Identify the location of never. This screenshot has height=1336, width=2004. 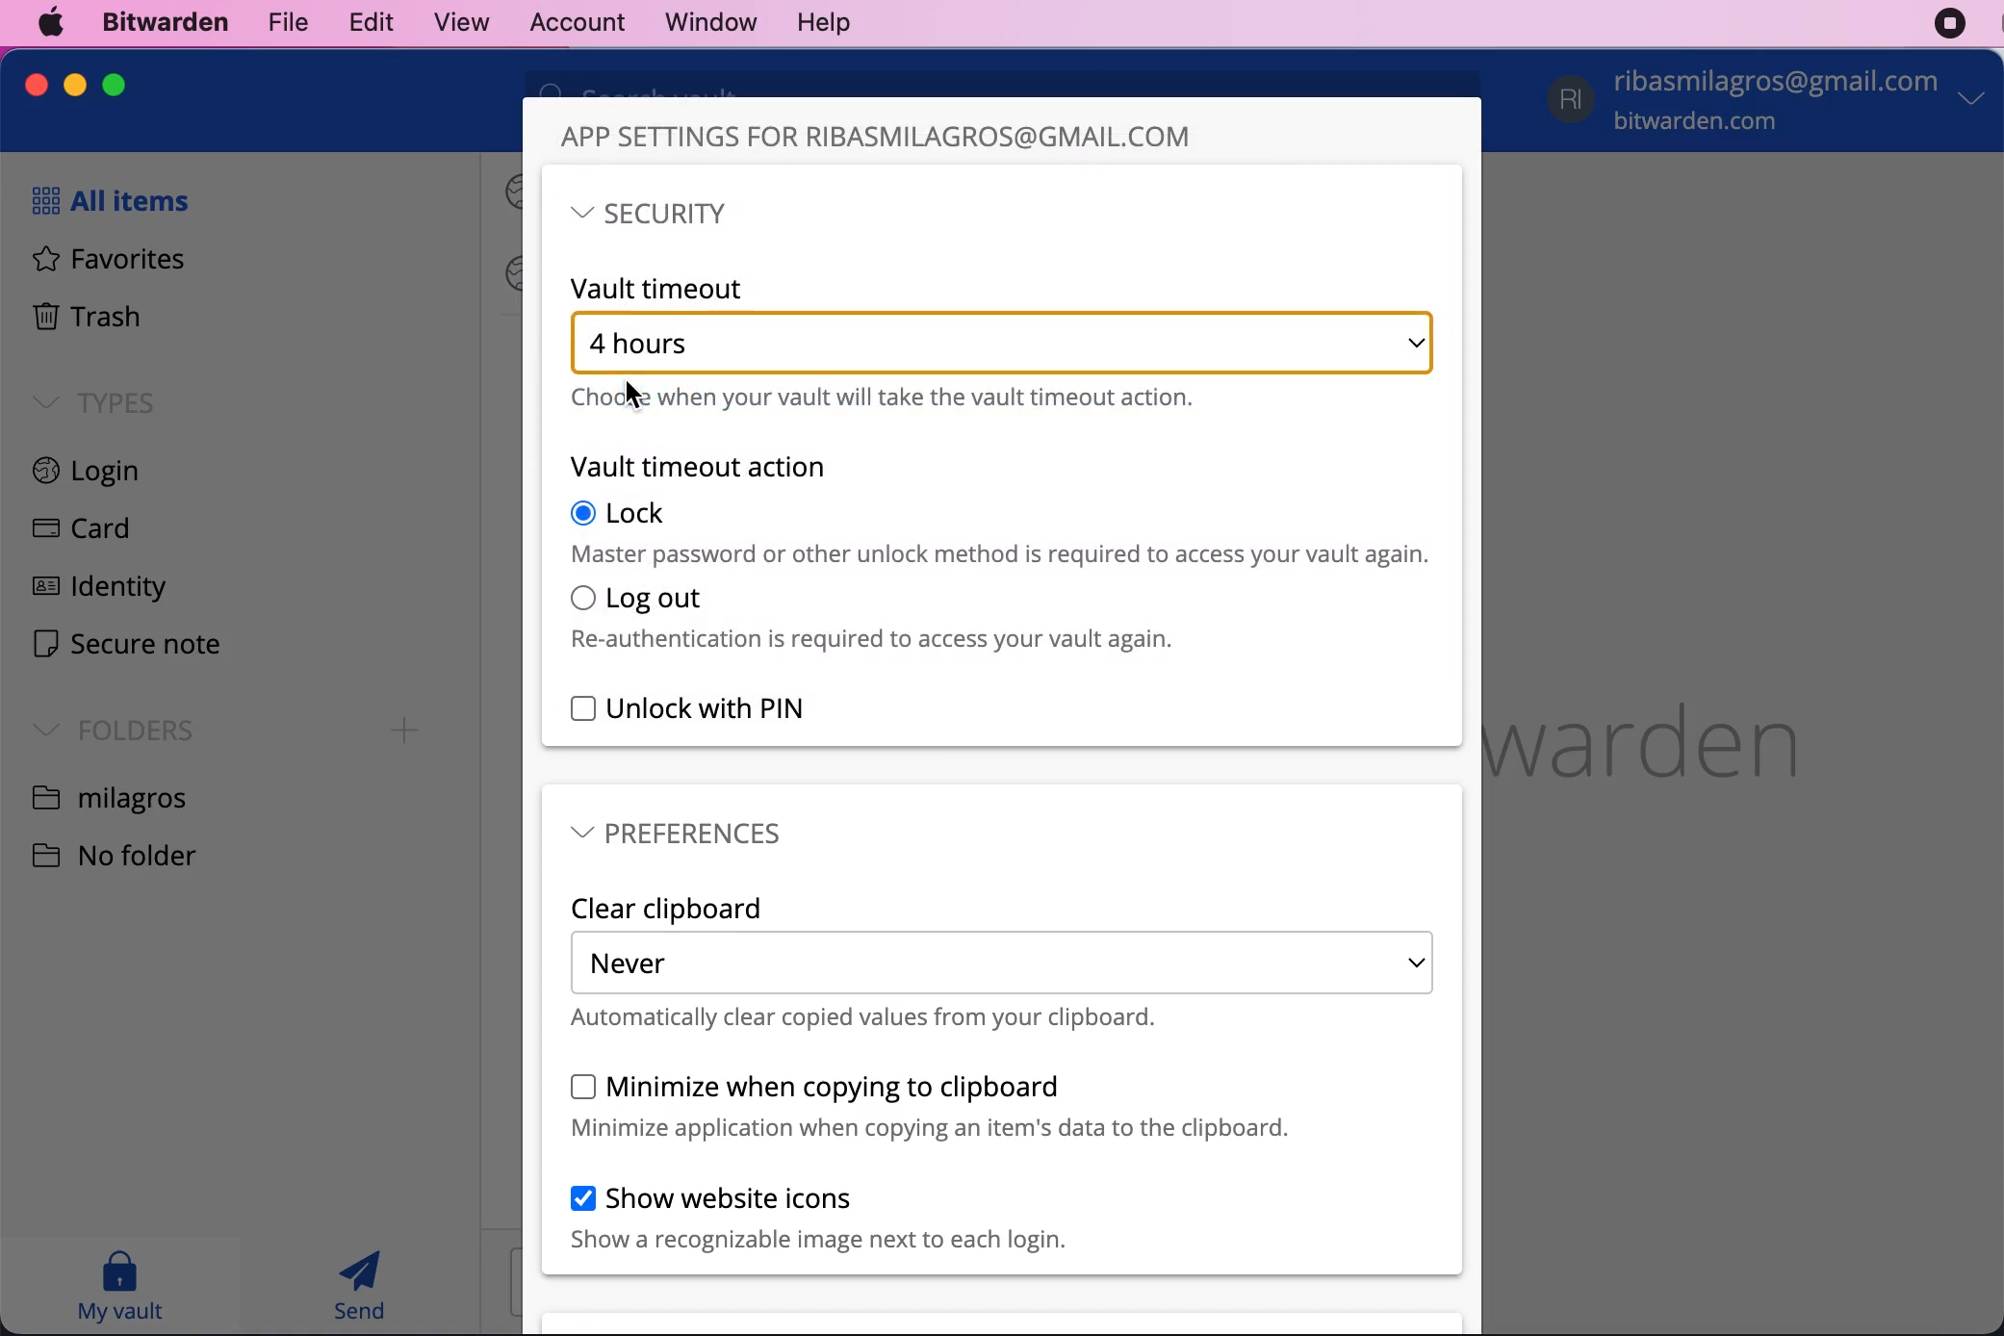
(1002, 963).